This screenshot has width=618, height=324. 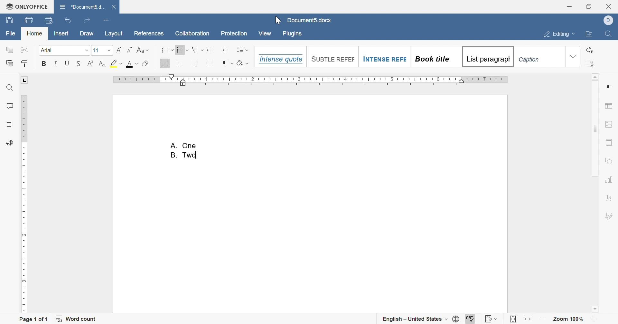 I want to click on highlight color, so click(x=117, y=63).